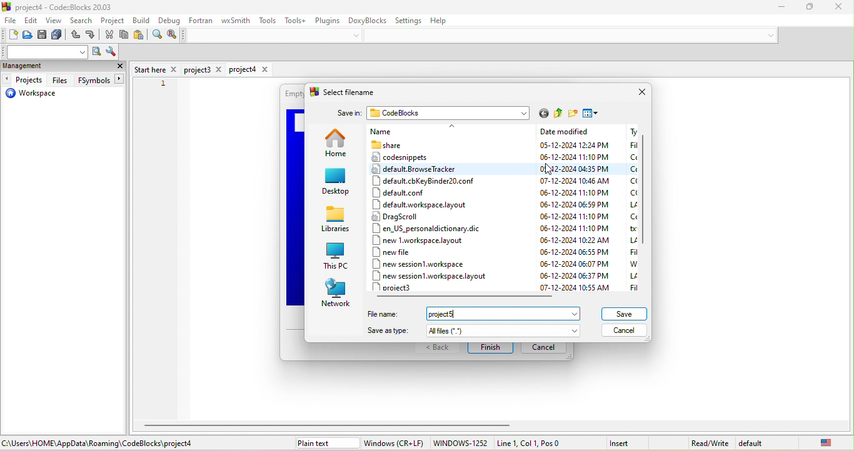  I want to click on tools+, so click(294, 20).